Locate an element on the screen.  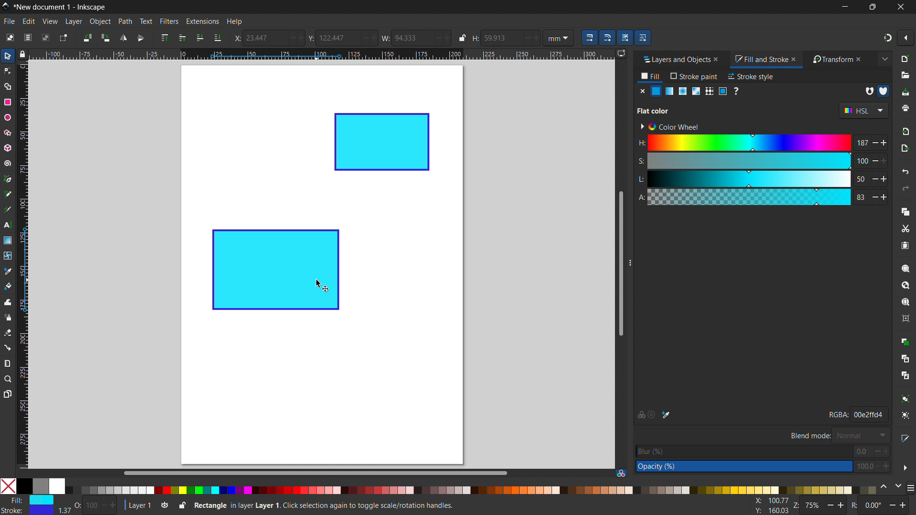
star/polygon tool is located at coordinates (6, 132).